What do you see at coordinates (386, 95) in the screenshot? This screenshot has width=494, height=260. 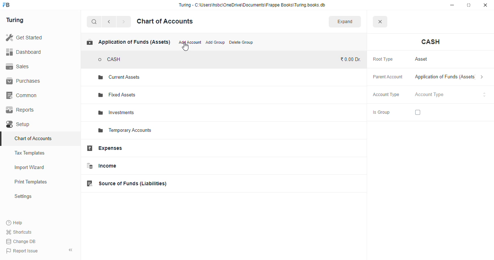 I see `account type` at bounding box center [386, 95].